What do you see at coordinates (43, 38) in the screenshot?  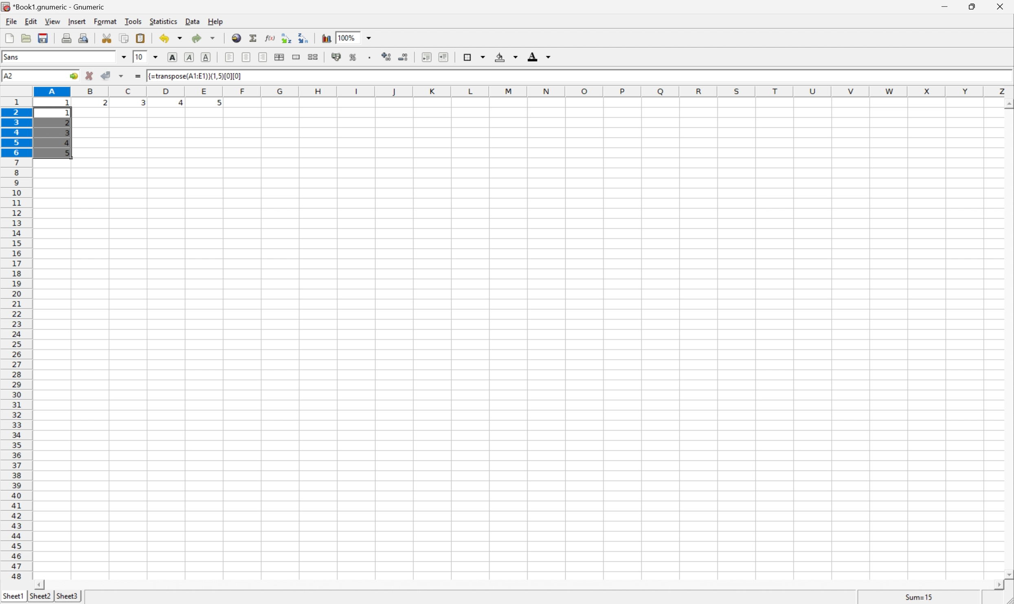 I see `save current workbook` at bounding box center [43, 38].